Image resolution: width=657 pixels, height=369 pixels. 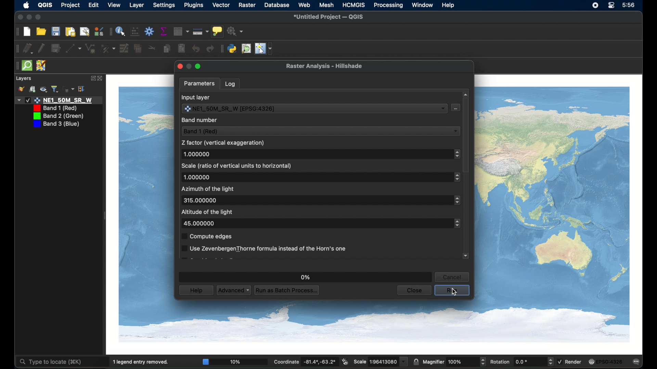 I want to click on layer1, so click(x=59, y=100).